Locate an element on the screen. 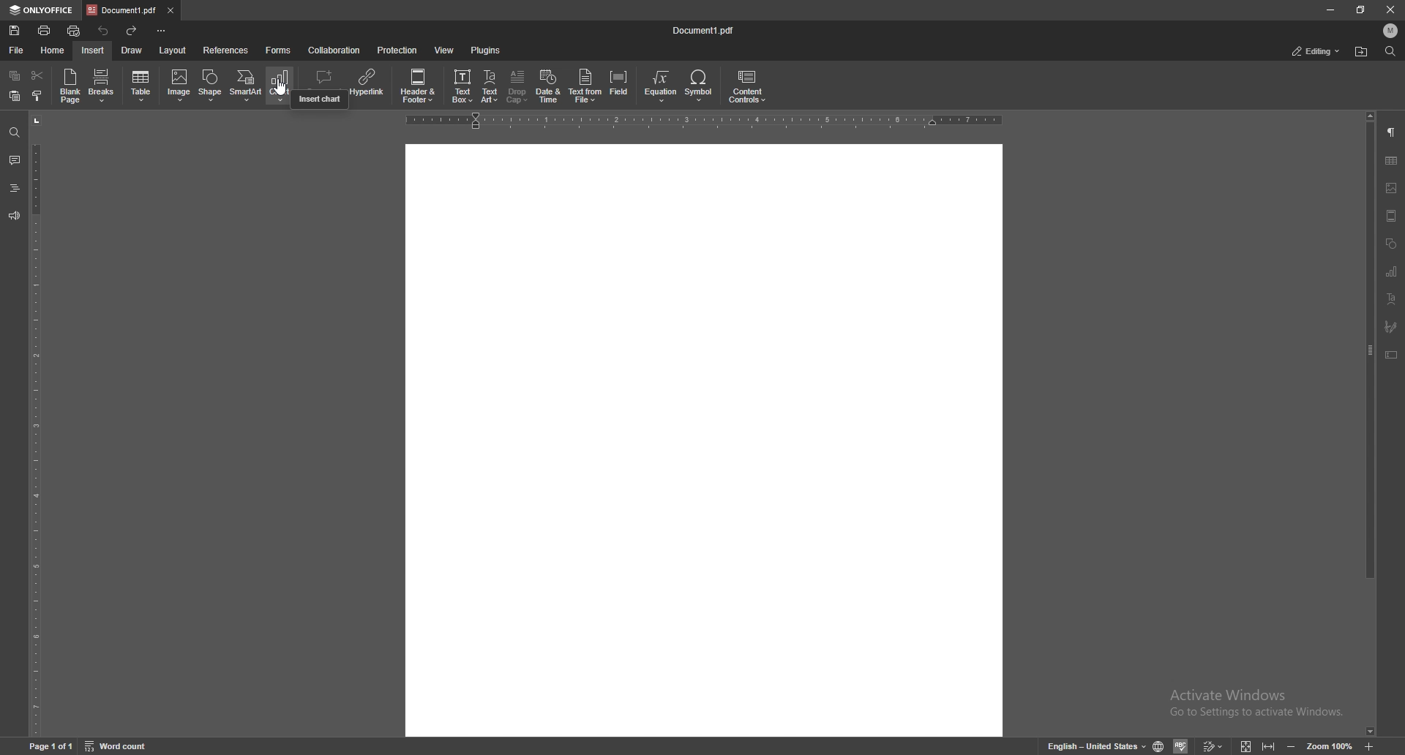 The height and width of the screenshot is (755, 1405). comment is located at coordinates (323, 78).